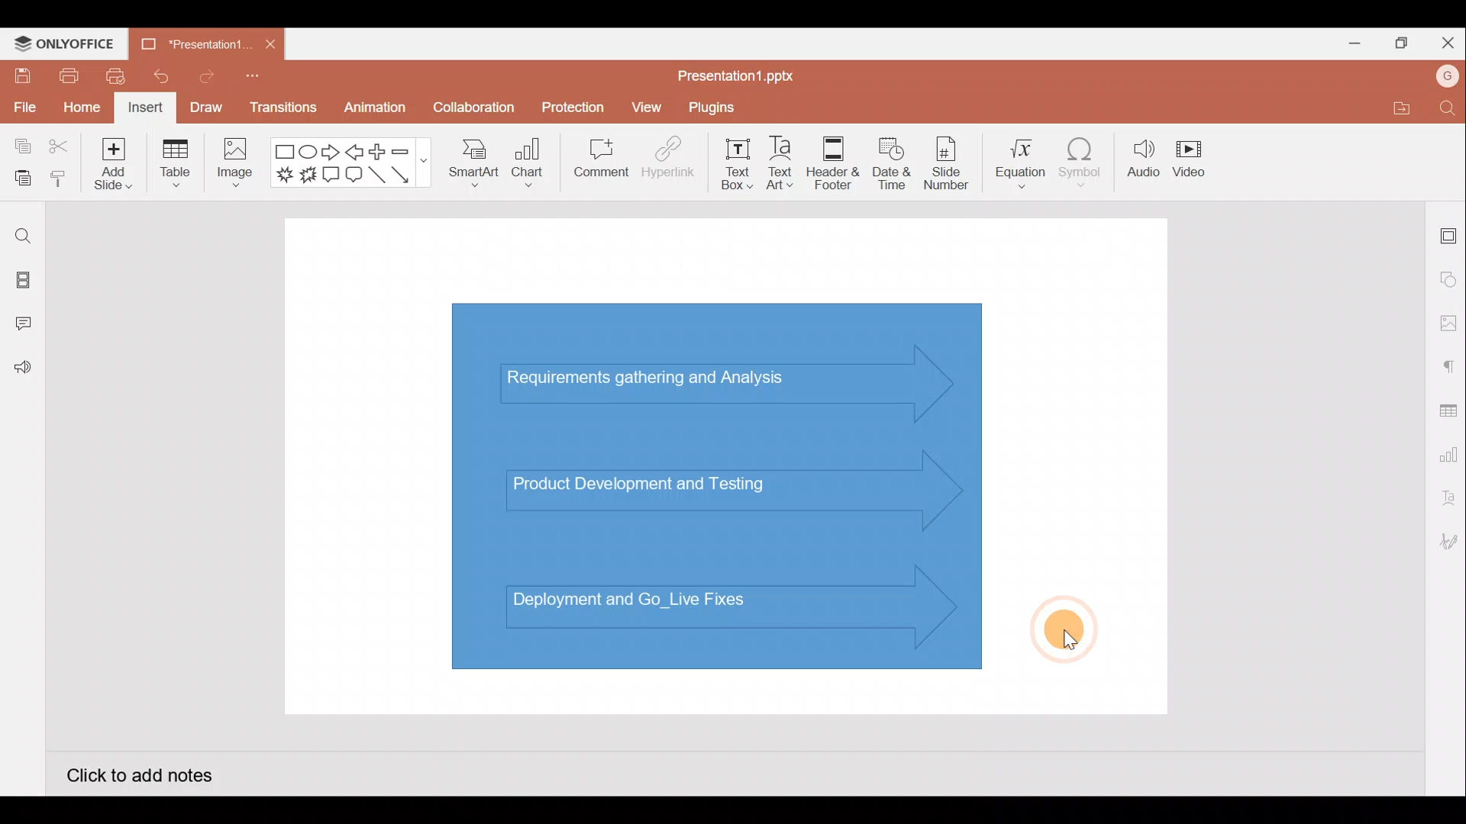  What do you see at coordinates (308, 175) in the screenshot?
I see `Explosion 2` at bounding box center [308, 175].